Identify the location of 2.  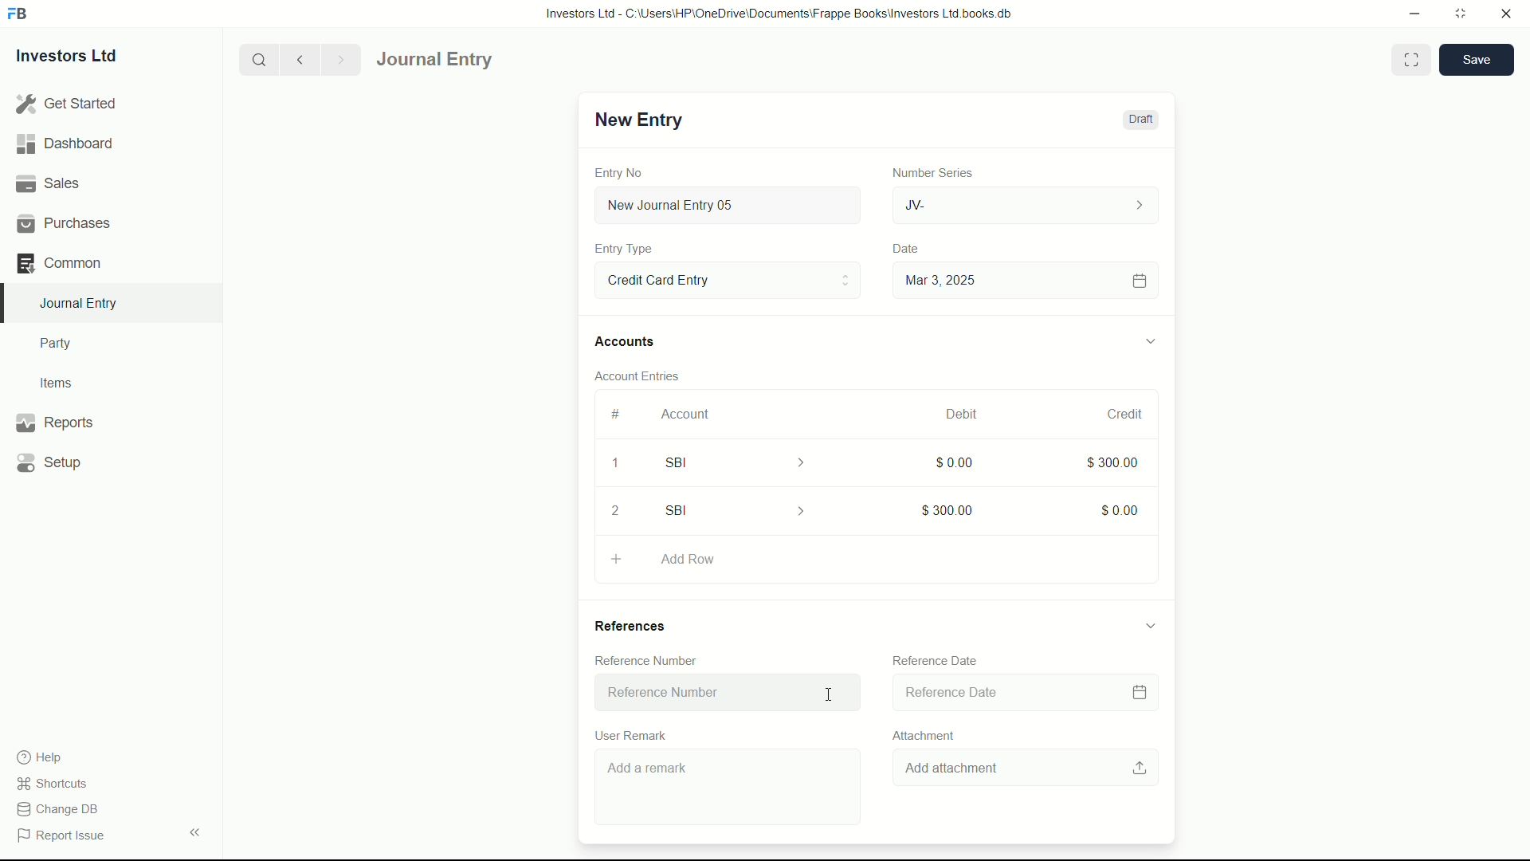
(621, 510).